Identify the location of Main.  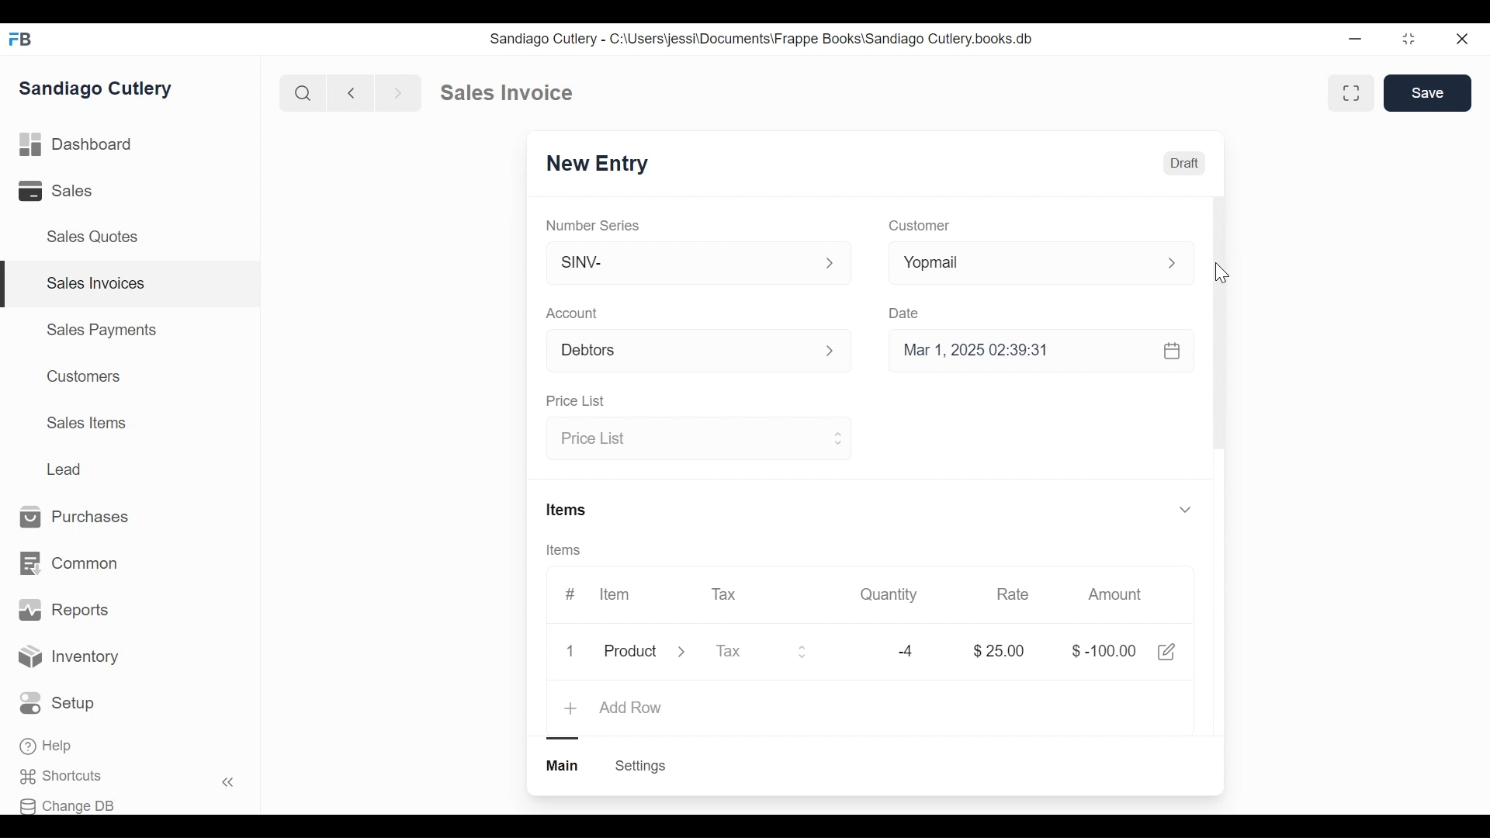
(563, 765).